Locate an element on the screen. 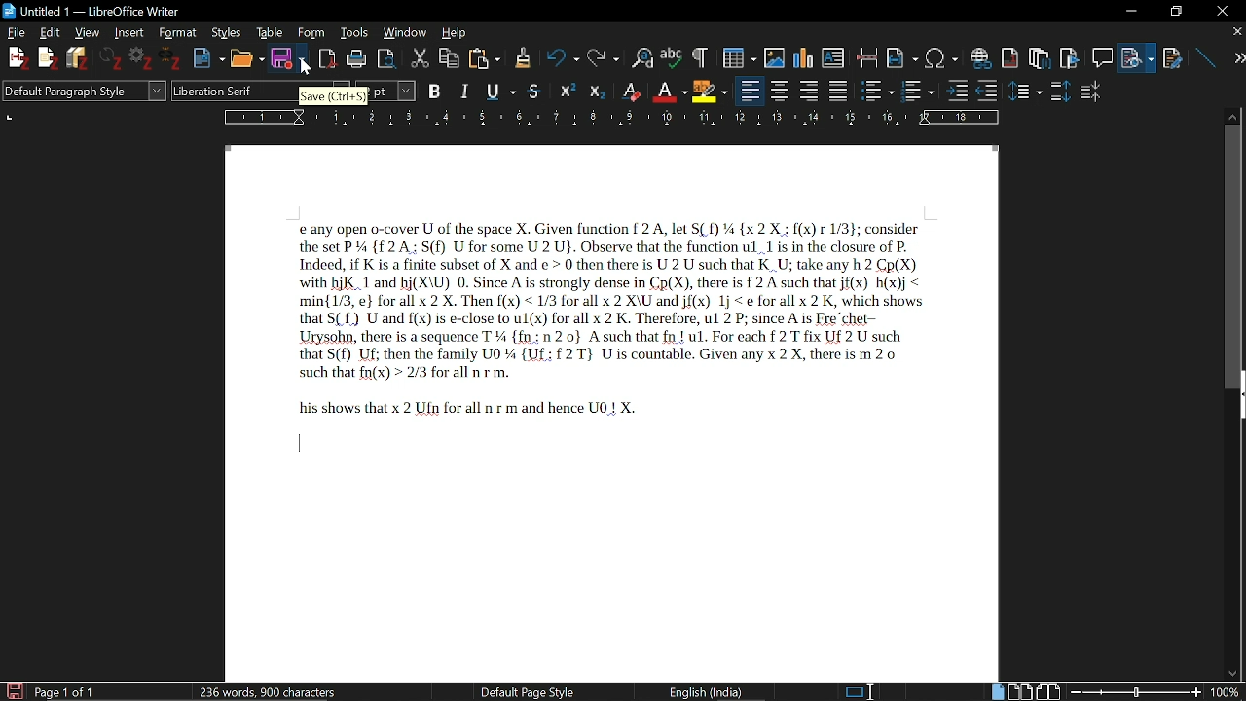 This screenshot has width=1246, height=701. Insert symbol is located at coordinates (942, 56).